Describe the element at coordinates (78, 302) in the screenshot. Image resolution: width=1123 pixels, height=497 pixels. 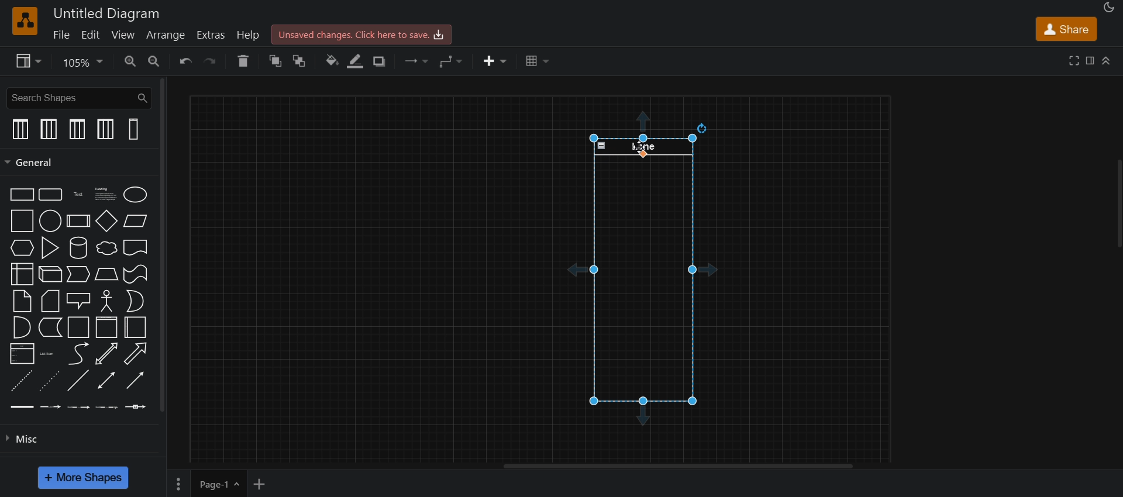
I see `callout` at that location.